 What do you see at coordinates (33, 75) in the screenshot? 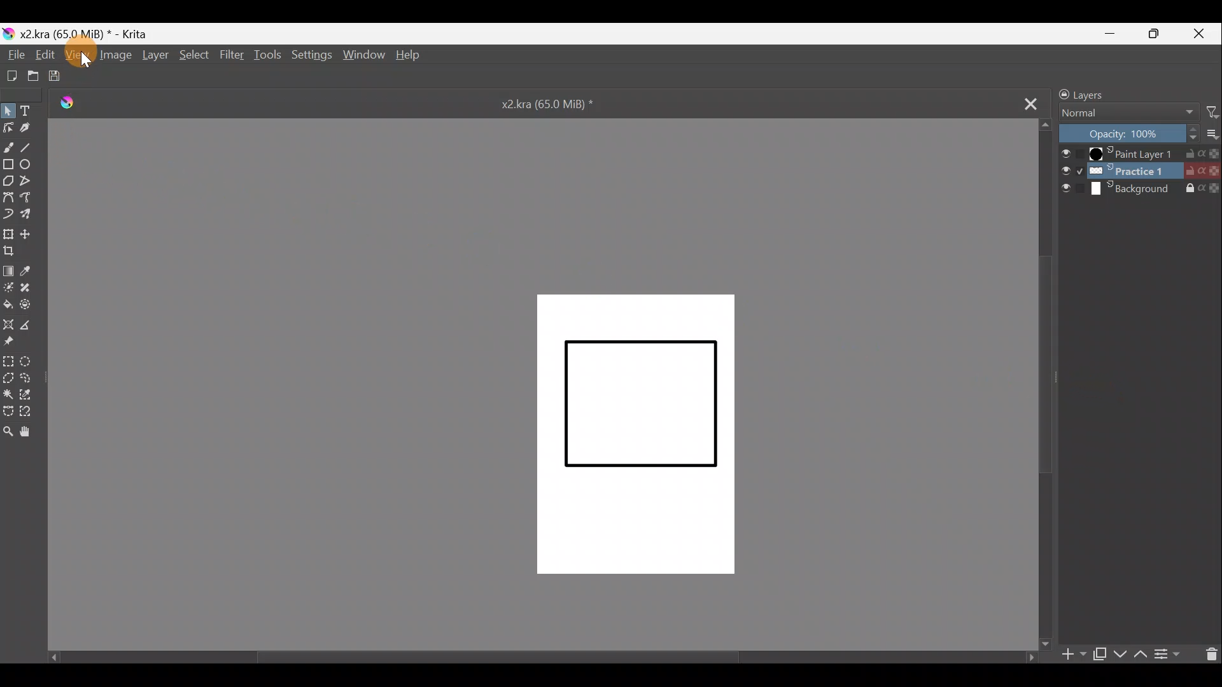
I see `Open an existing document` at bounding box center [33, 75].